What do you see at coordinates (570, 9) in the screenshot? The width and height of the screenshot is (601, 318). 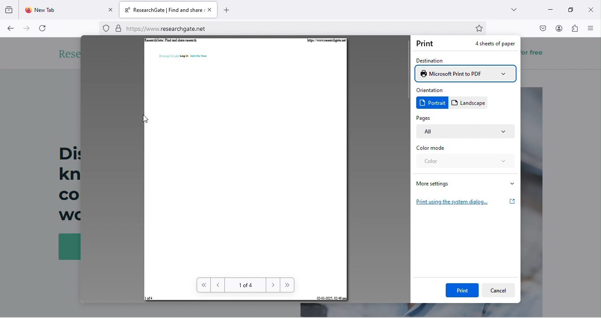 I see `maximize` at bounding box center [570, 9].